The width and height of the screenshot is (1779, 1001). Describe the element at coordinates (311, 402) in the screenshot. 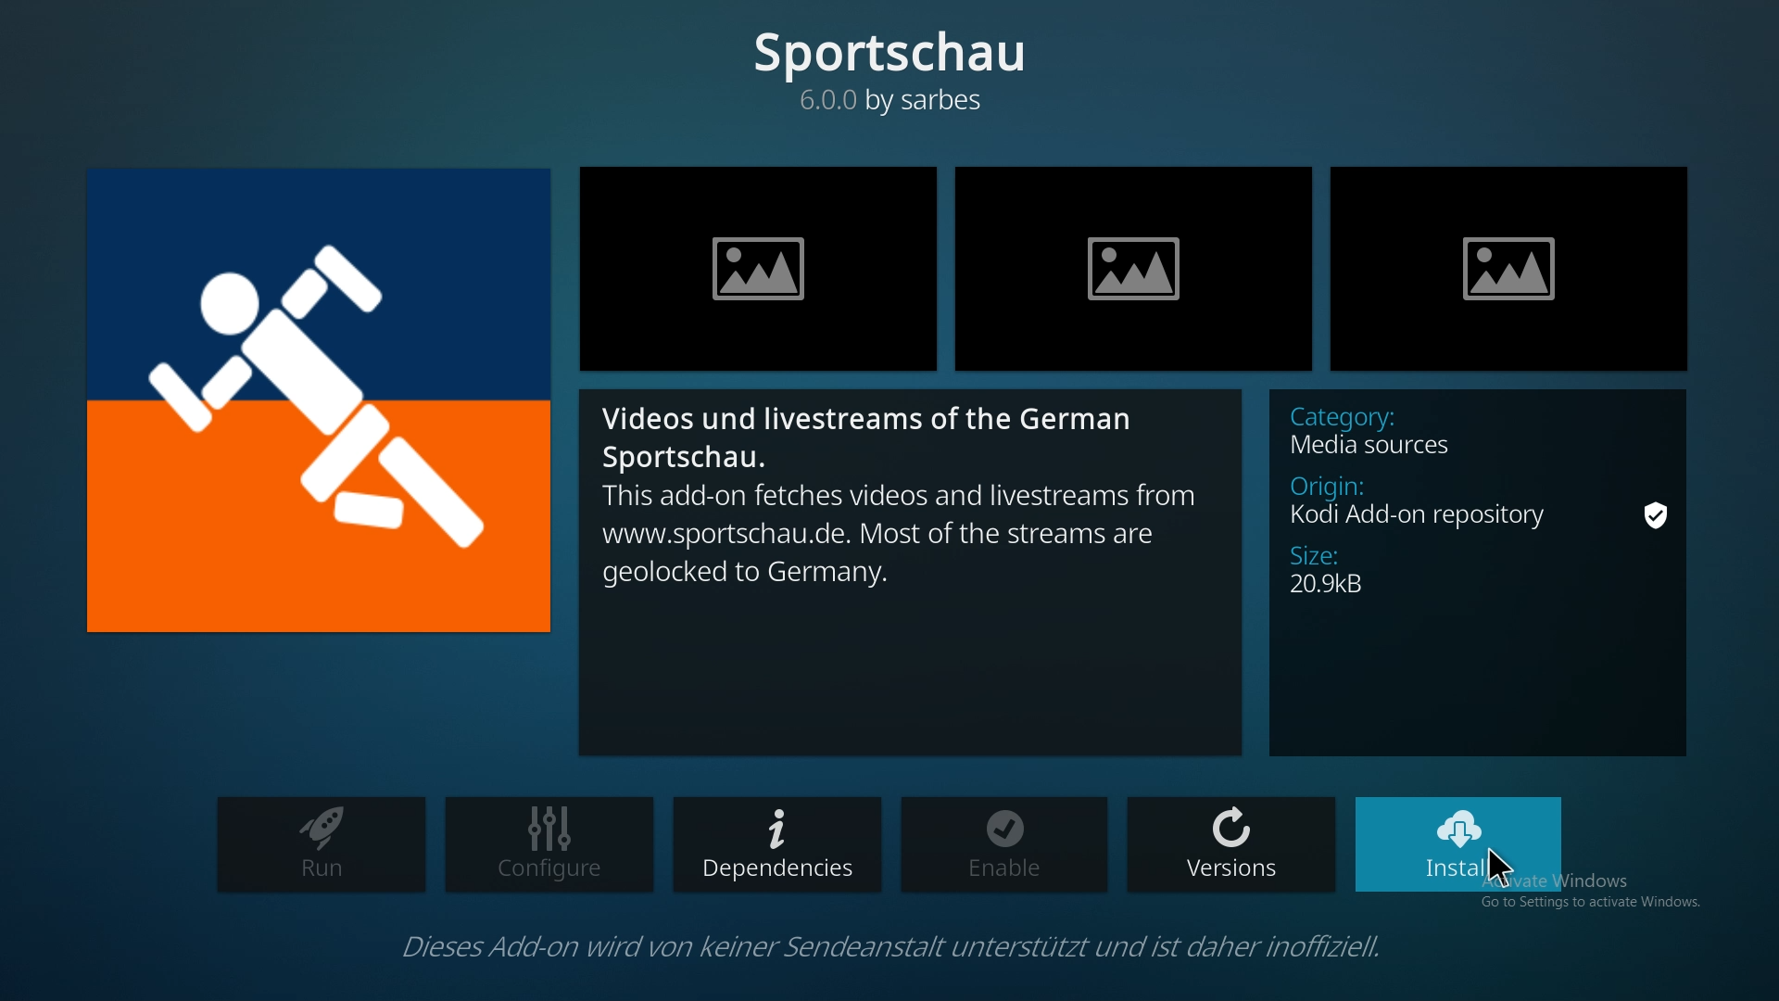

I see `icon` at that location.